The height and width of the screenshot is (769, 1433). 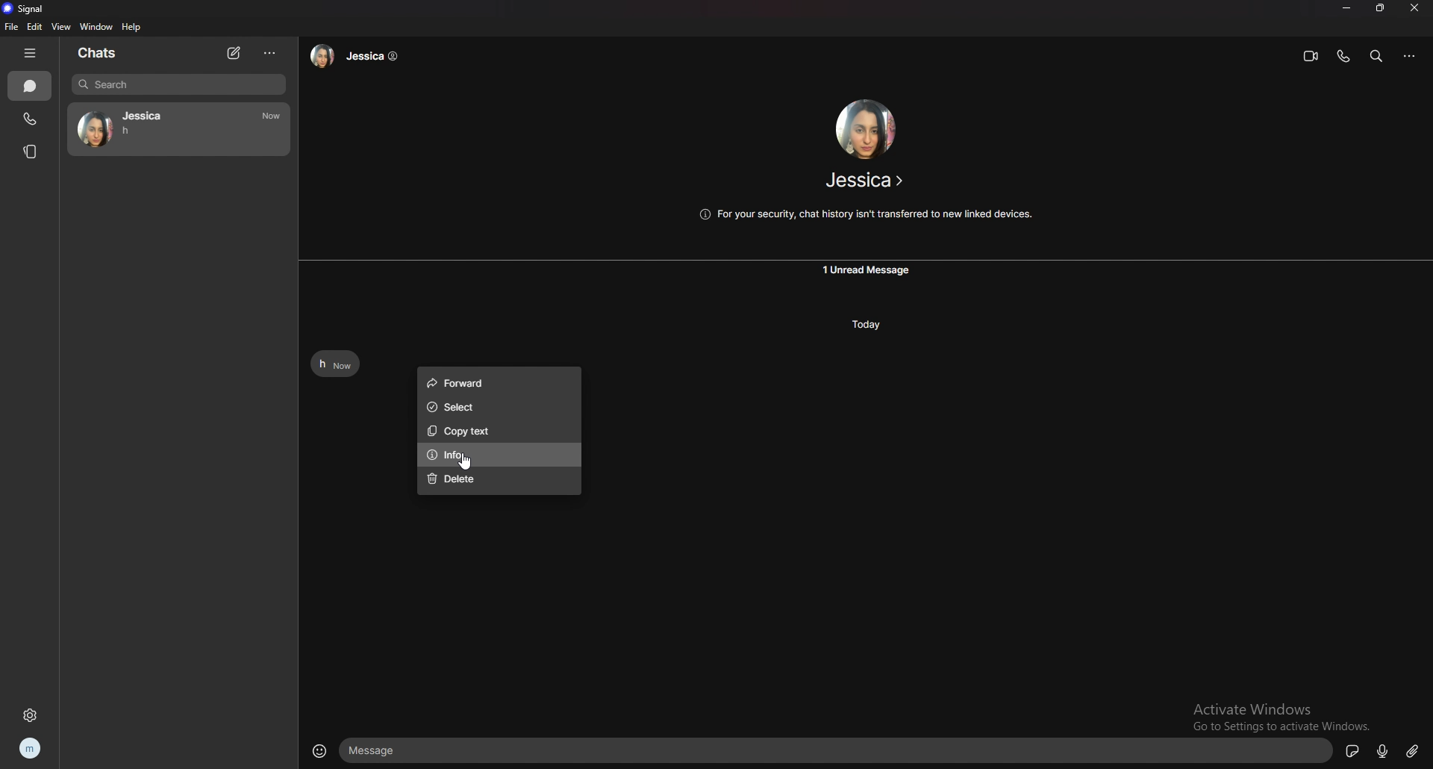 What do you see at coordinates (318, 750) in the screenshot?
I see `emoji` at bounding box center [318, 750].